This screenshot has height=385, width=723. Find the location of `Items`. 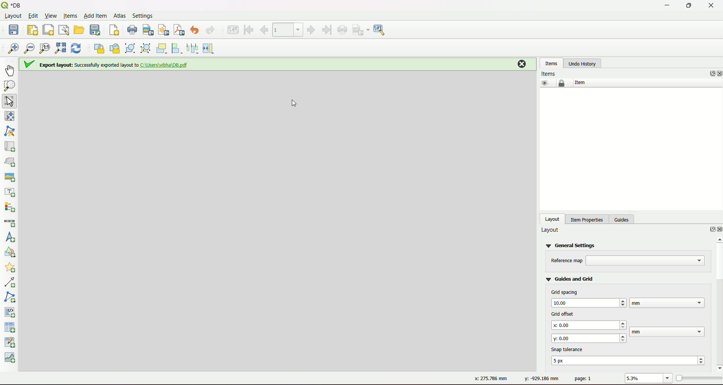

Items is located at coordinates (550, 73).